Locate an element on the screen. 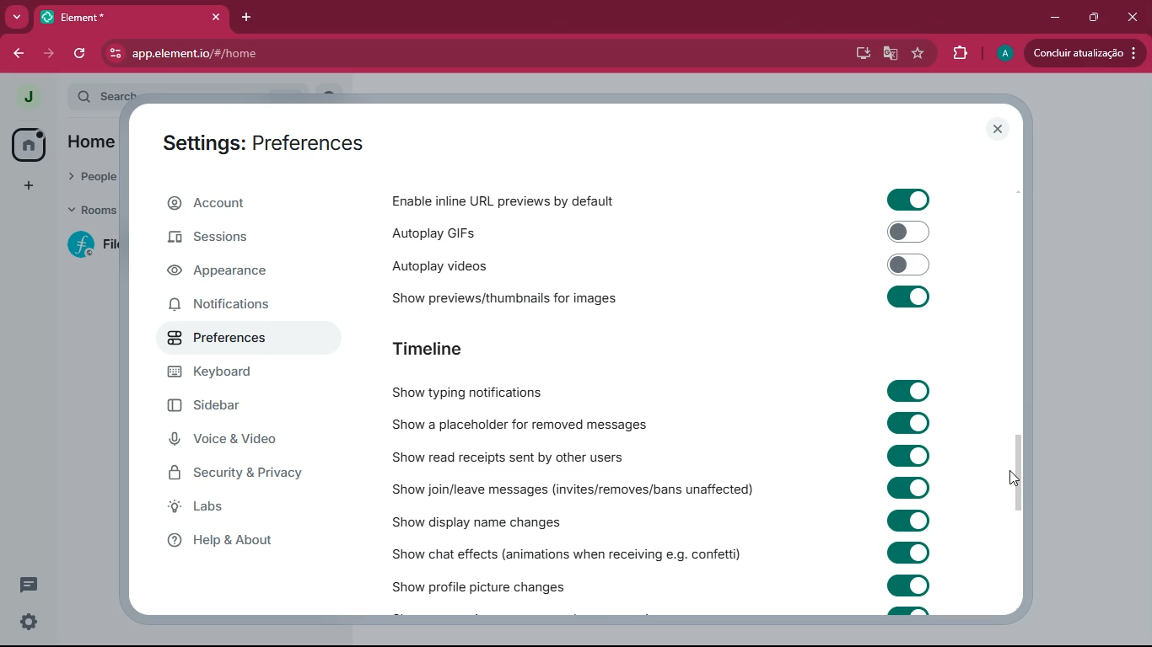  timeline is located at coordinates (455, 350).